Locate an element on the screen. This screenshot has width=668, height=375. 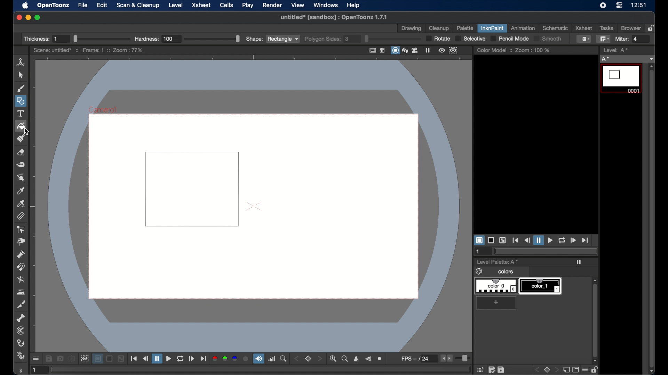
hook tool is located at coordinates (21, 343).